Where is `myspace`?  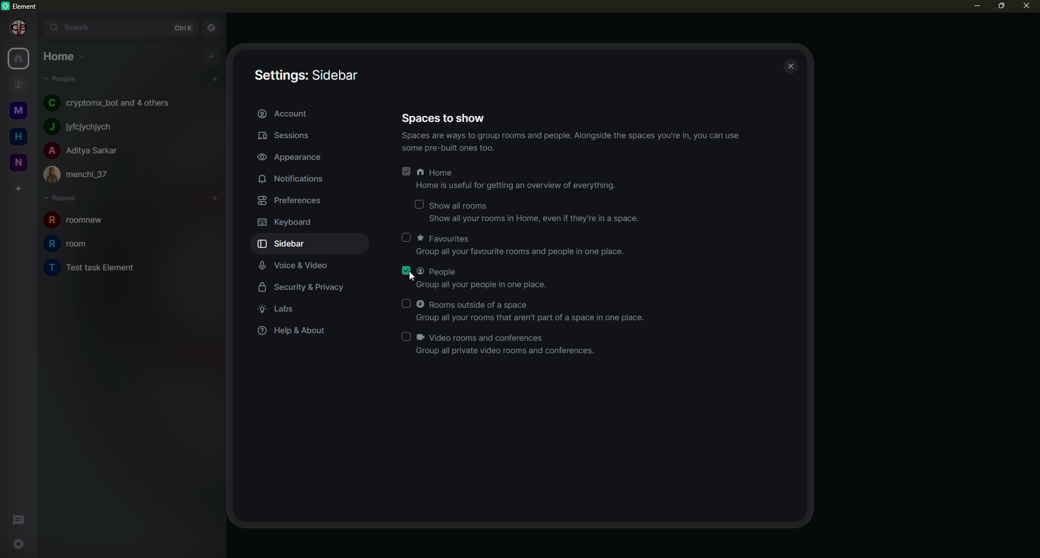 myspace is located at coordinates (17, 111).